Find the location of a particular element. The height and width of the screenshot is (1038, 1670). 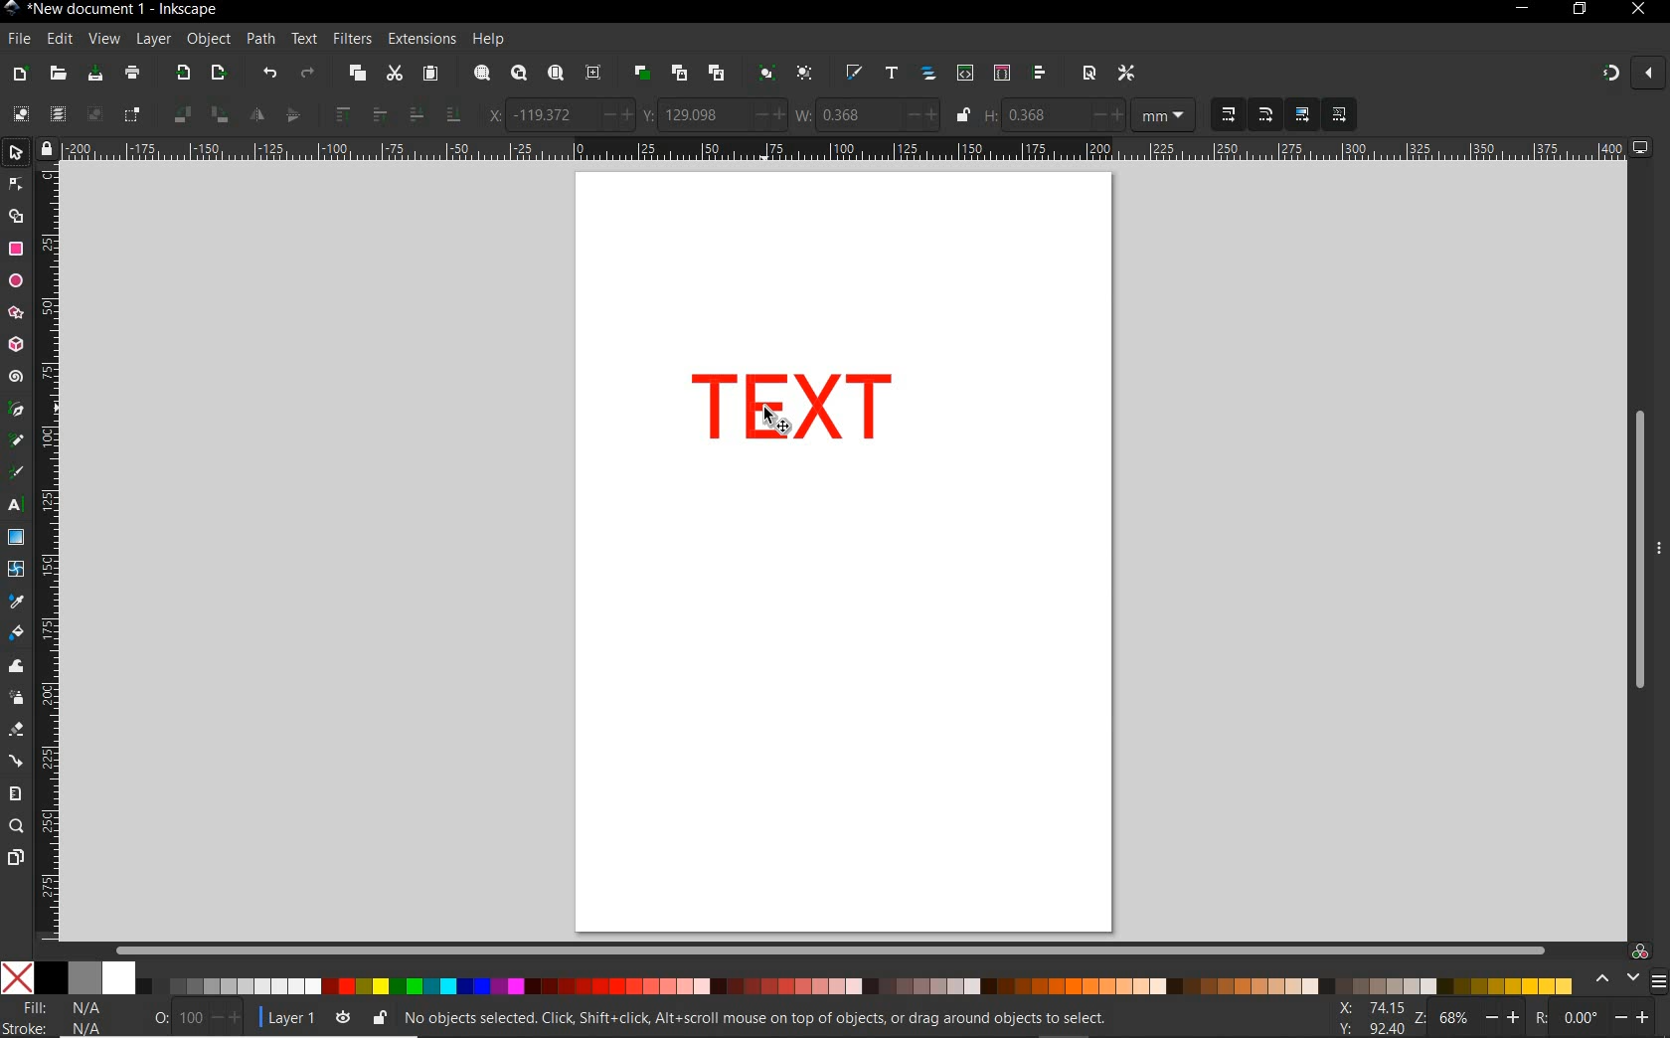

OPEN PREFERENCES is located at coordinates (1128, 73).